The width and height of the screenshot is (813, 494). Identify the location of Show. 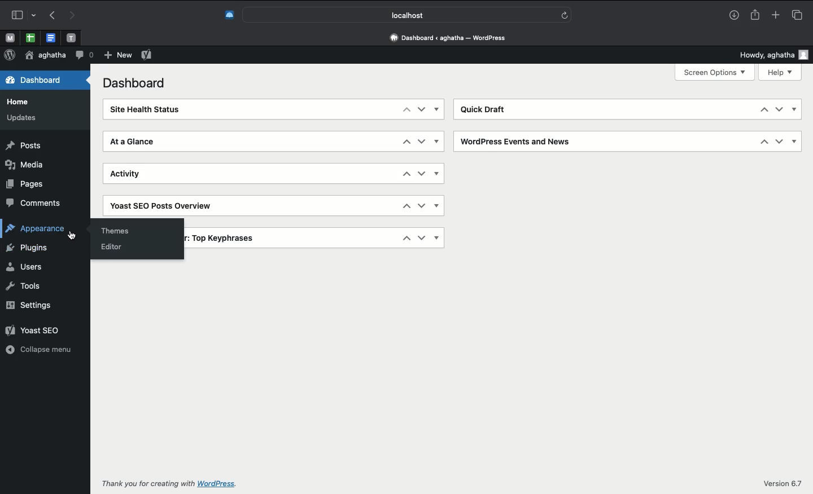
(436, 174).